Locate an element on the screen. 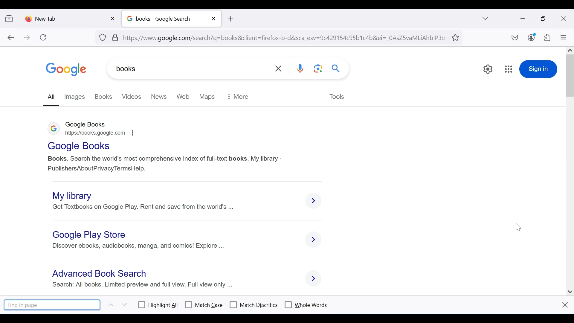  next is located at coordinates (124, 305).